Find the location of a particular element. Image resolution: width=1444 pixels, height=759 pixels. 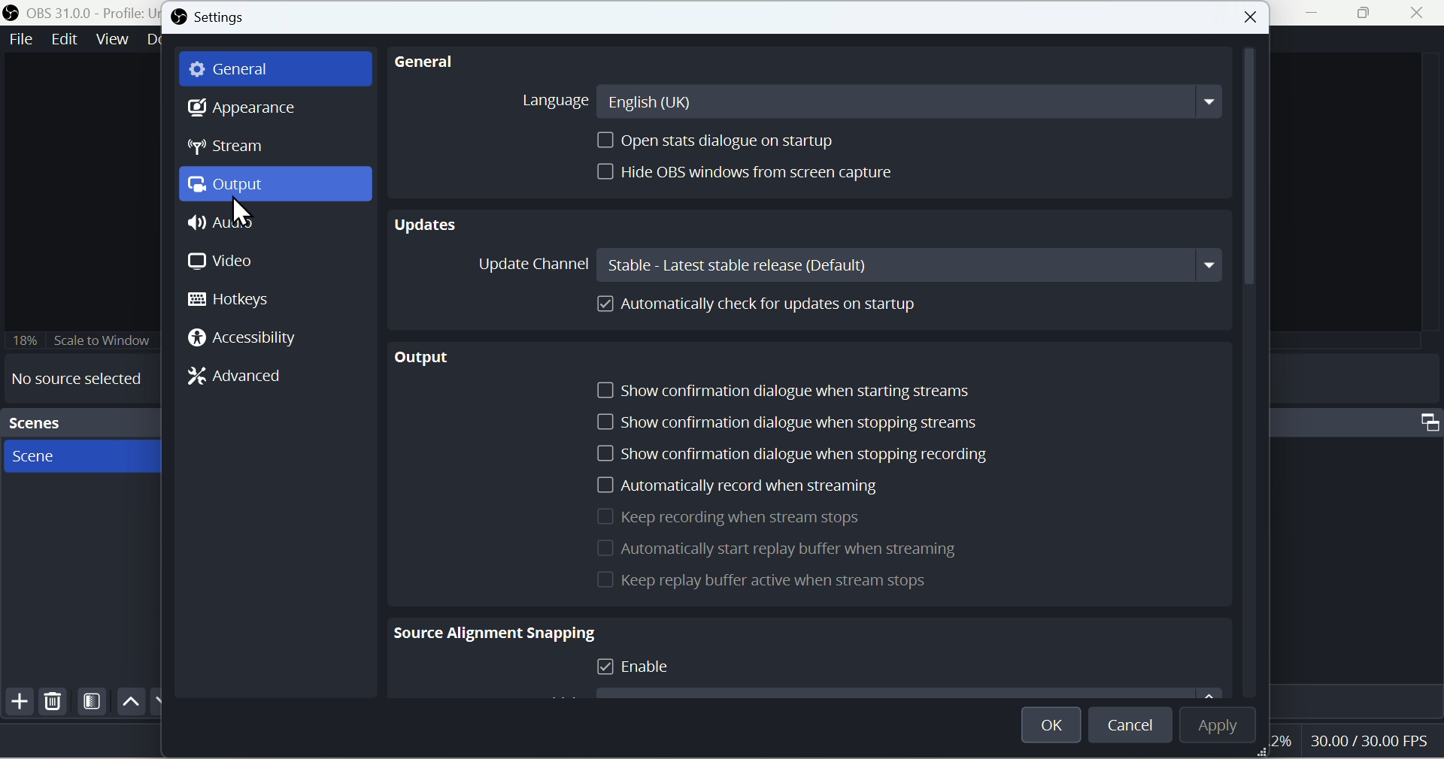

J Show confirmation dialogue when stopping streams is located at coordinates (790, 421).